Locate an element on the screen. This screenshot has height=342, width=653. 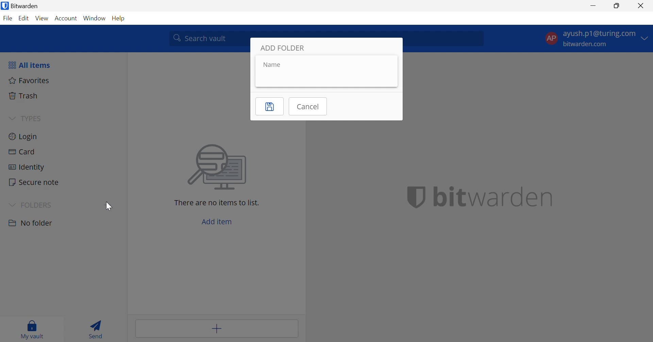
File is located at coordinates (8, 17).